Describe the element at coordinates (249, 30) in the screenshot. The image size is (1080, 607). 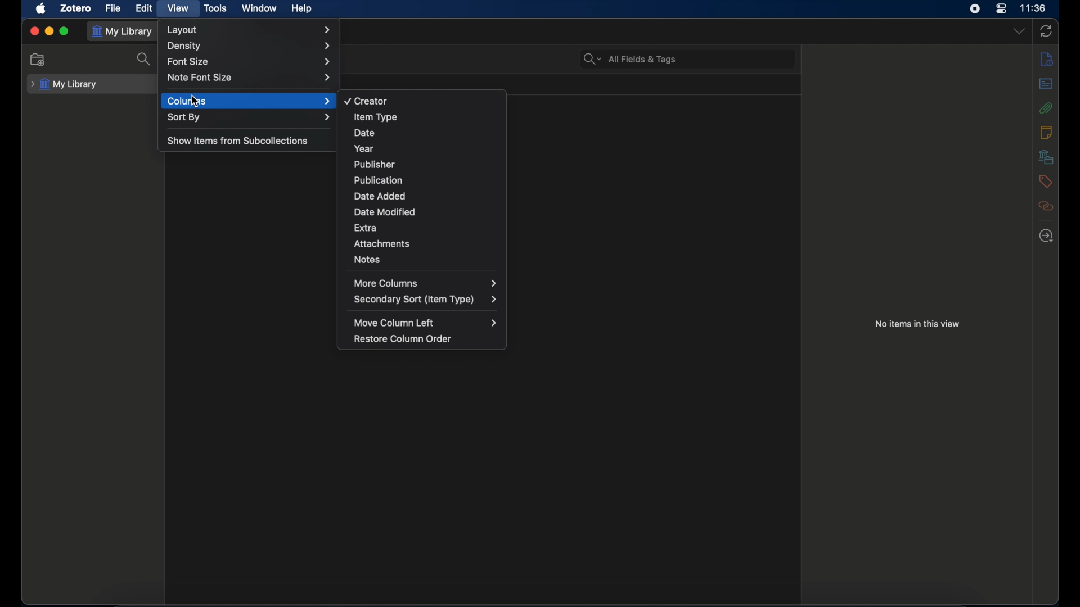
I see `layout` at that location.